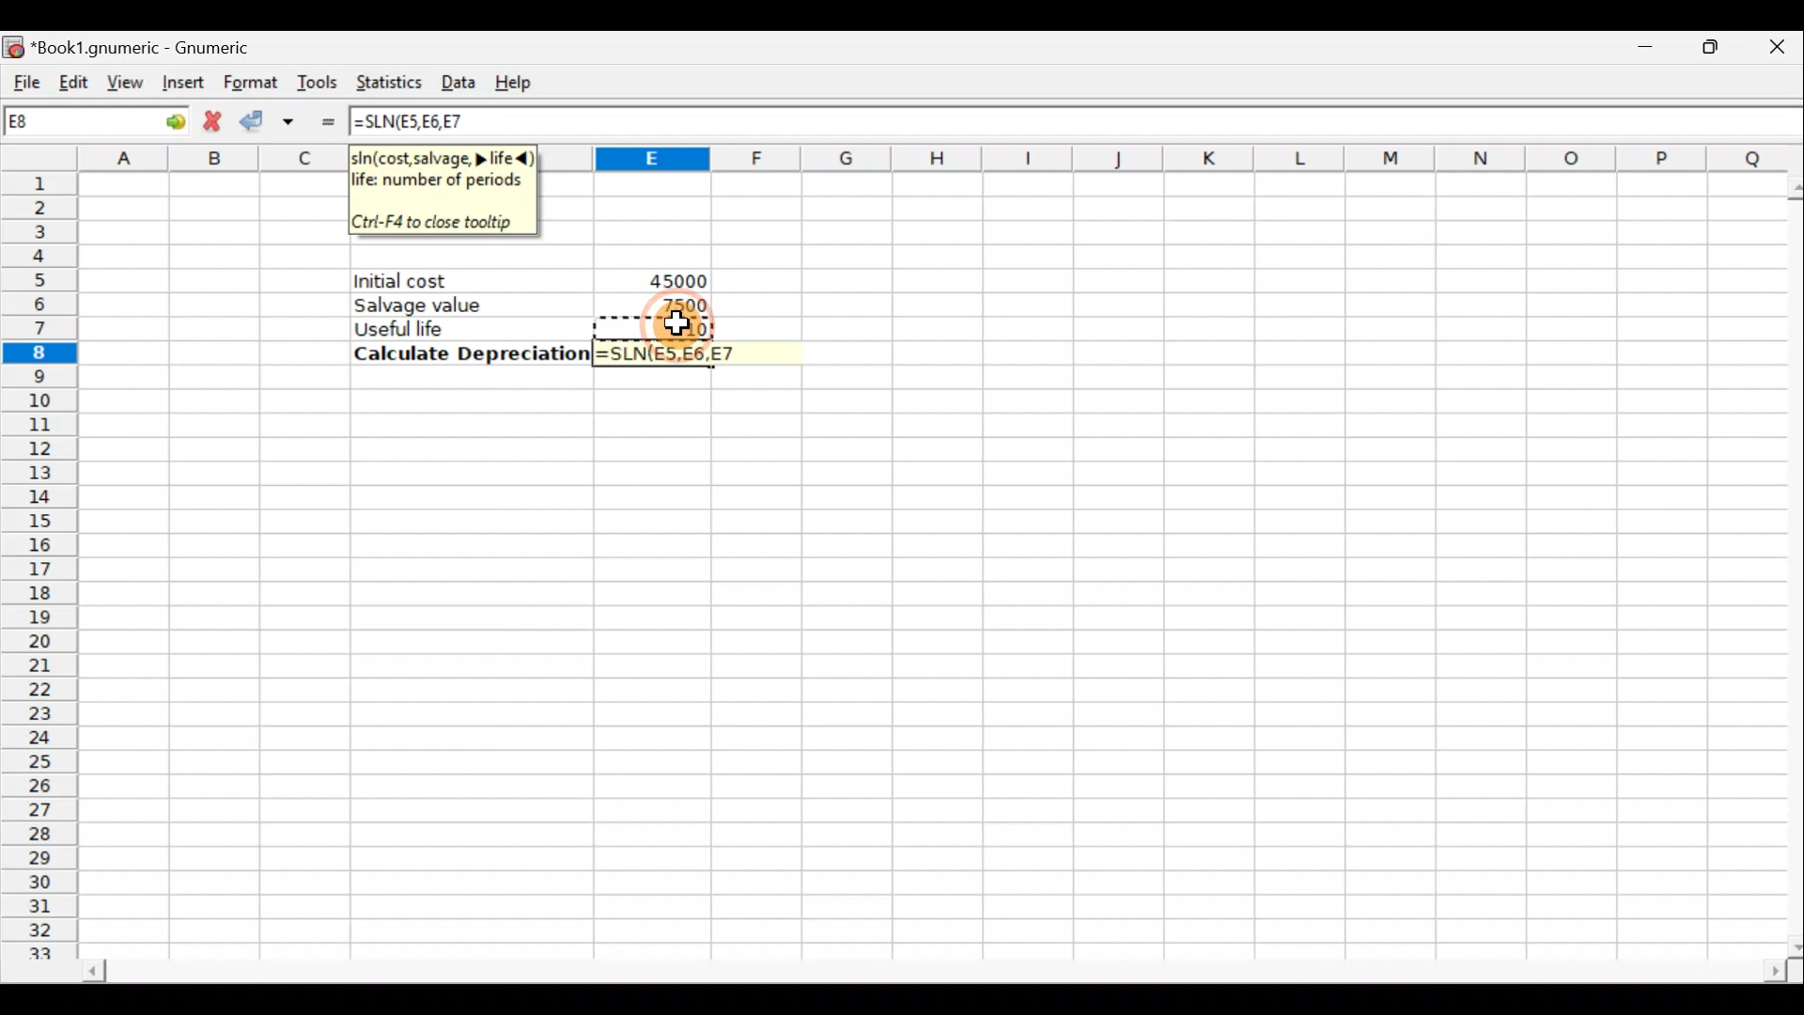 The height and width of the screenshot is (1015, 1804). What do you see at coordinates (180, 83) in the screenshot?
I see `Insert` at bounding box center [180, 83].